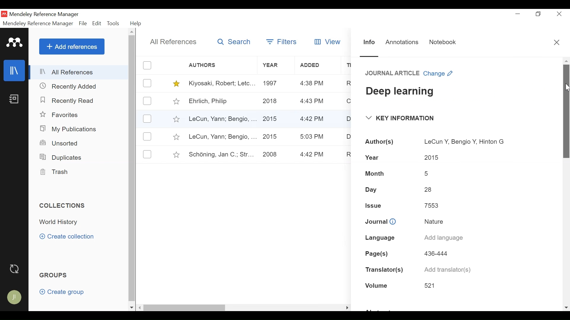  What do you see at coordinates (68, 100) in the screenshot?
I see `Recently Read` at bounding box center [68, 100].